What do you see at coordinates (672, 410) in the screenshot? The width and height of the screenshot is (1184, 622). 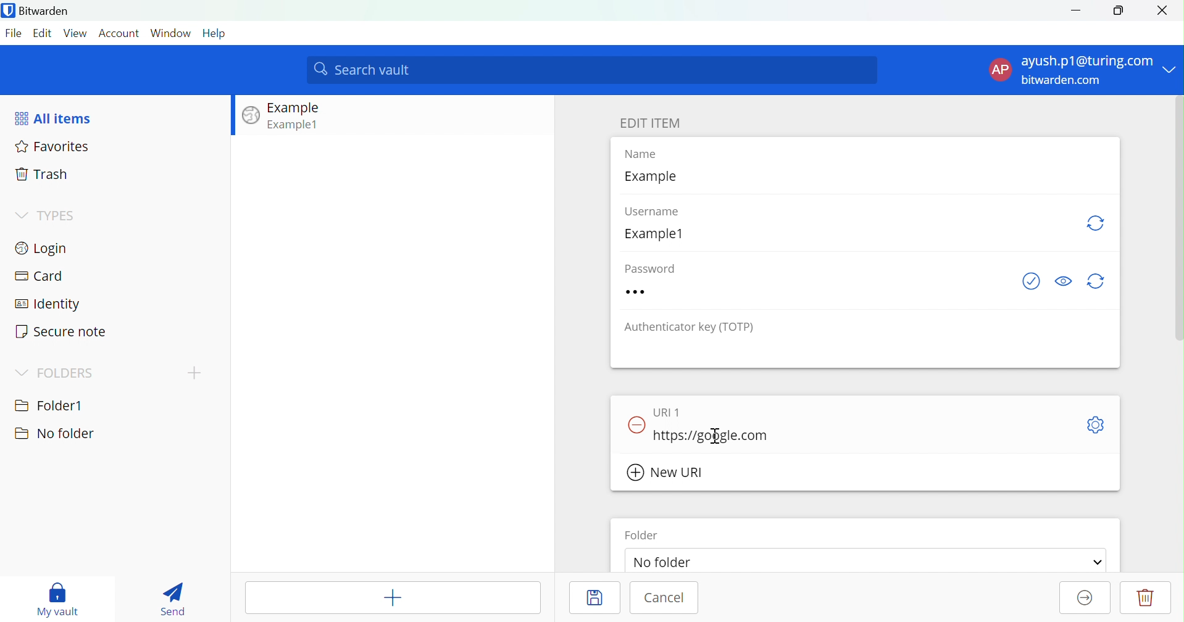 I see `URL 1` at bounding box center [672, 410].